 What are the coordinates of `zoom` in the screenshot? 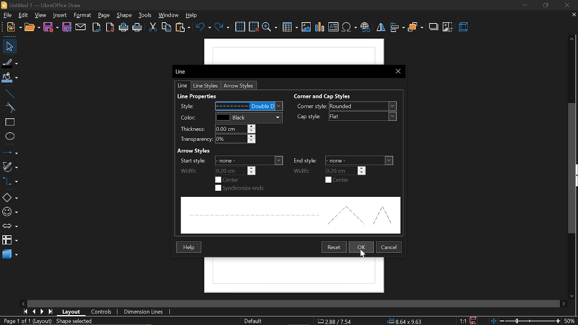 It's located at (270, 27).